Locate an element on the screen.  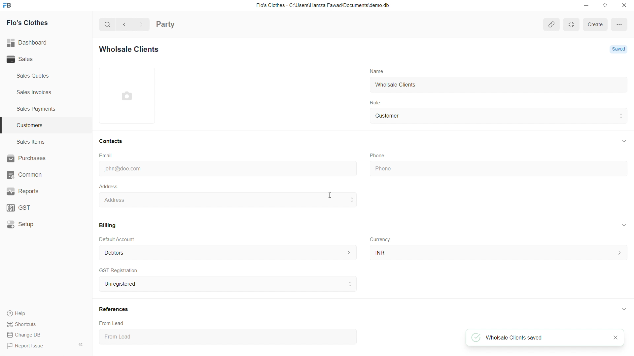
Wholsale Clients saved is located at coordinates (521, 338).